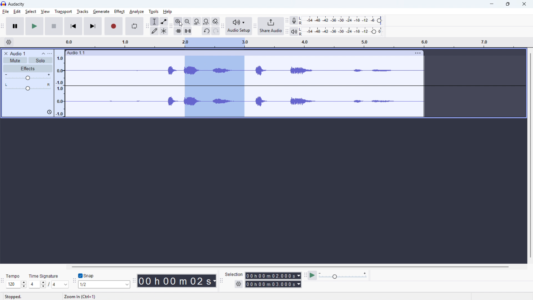 The width and height of the screenshot is (533, 300). What do you see at coordinates (271, 26) in the screenshot?
I see `Share audio` at bounding box center [271, 26].